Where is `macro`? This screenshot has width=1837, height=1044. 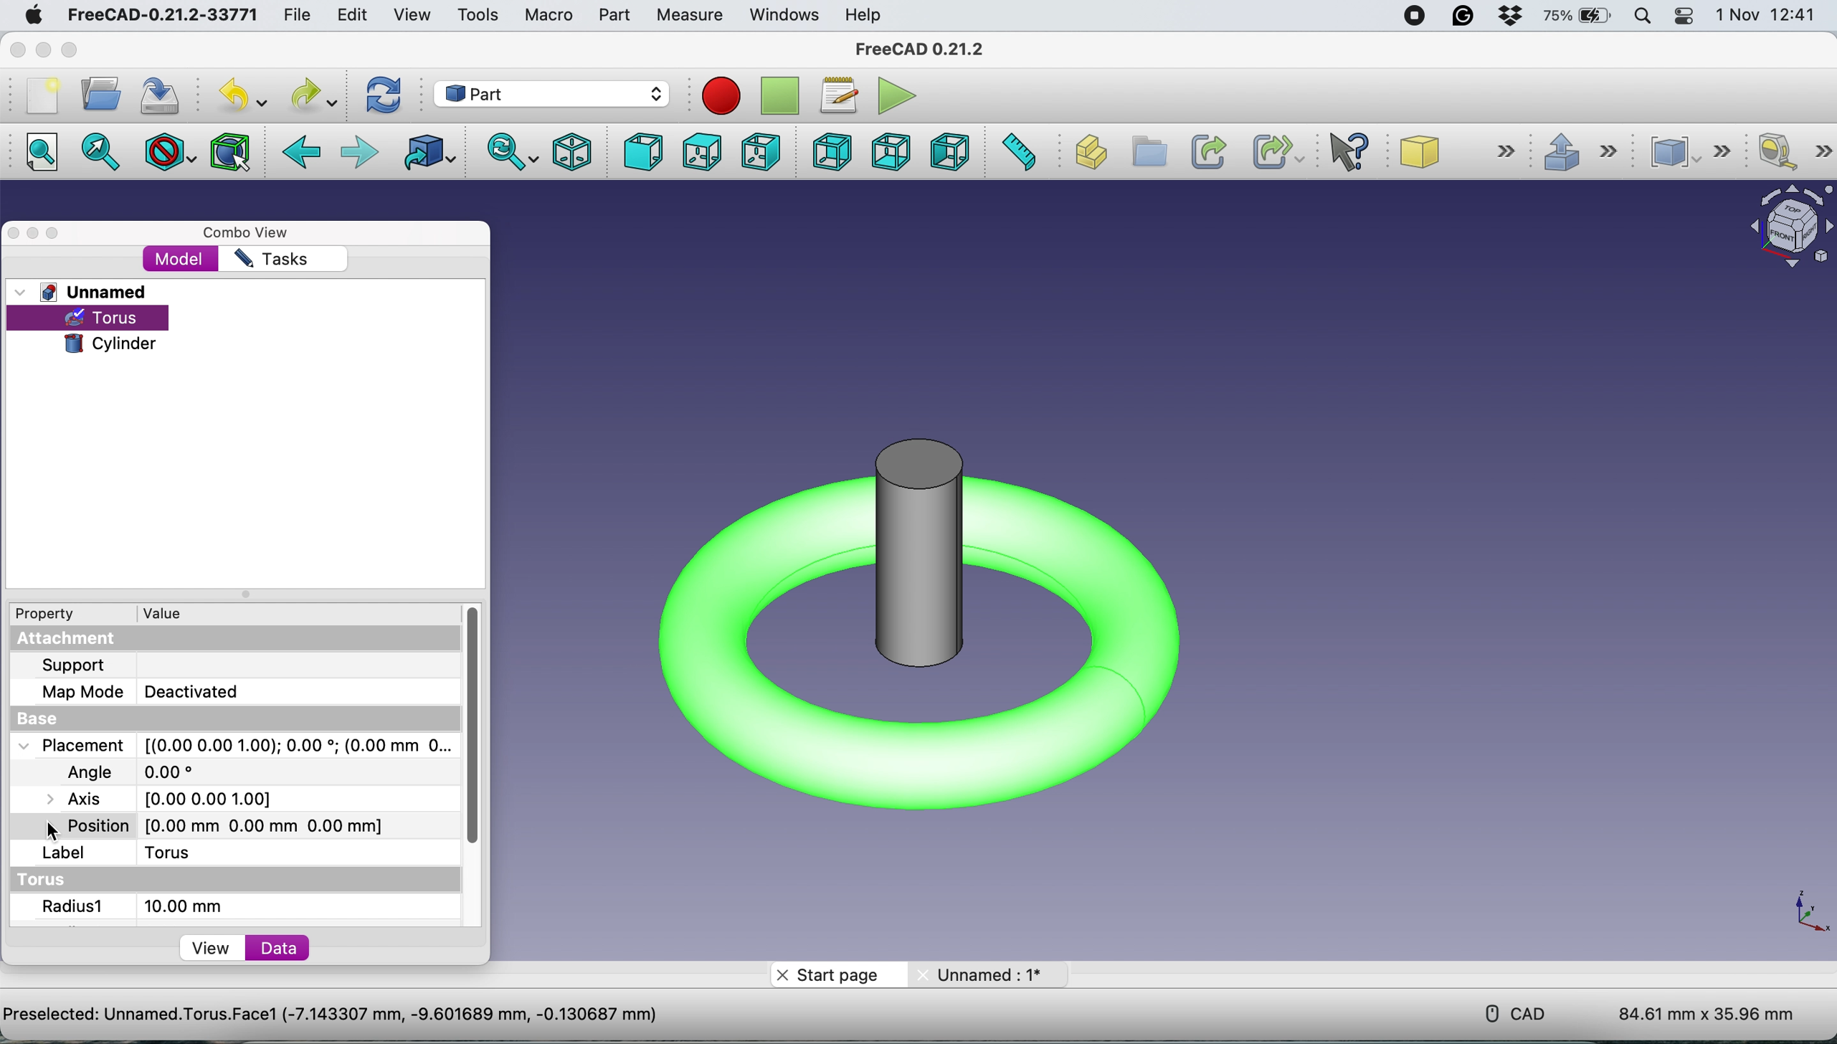 macro is located at coordinates (546, 15).